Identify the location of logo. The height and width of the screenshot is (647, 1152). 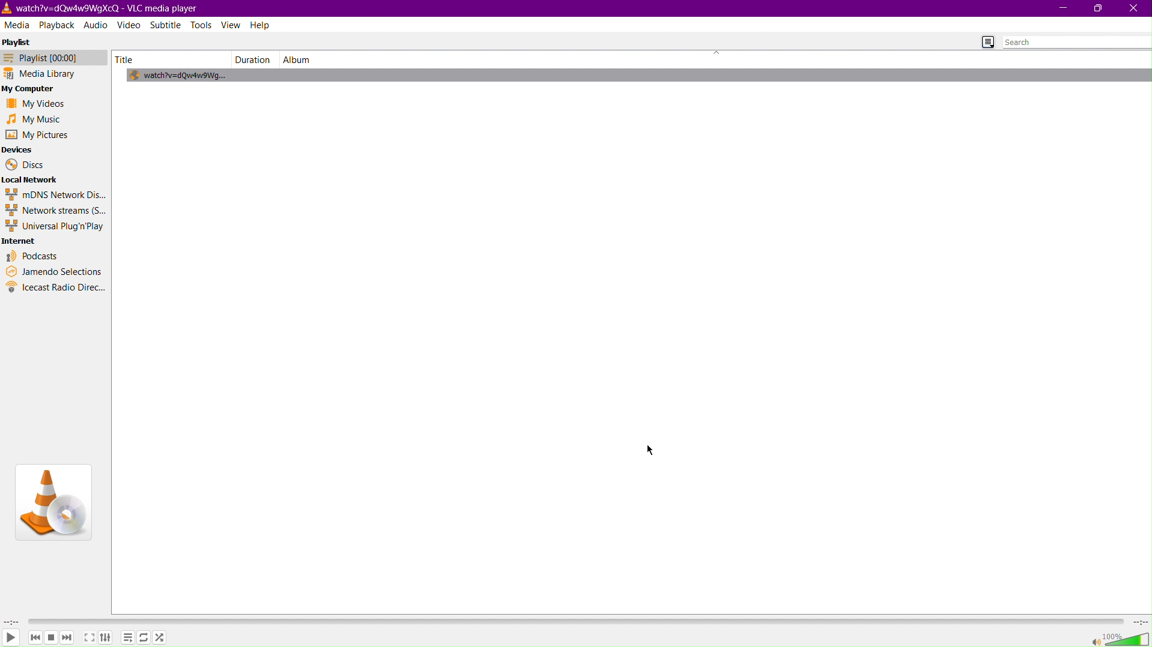
(7, 7).